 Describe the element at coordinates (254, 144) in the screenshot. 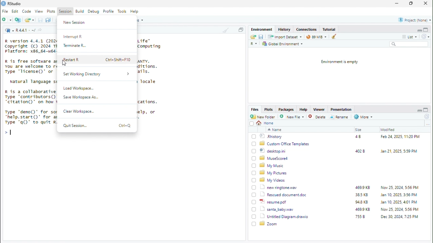

I see `Checkbox` at that location.